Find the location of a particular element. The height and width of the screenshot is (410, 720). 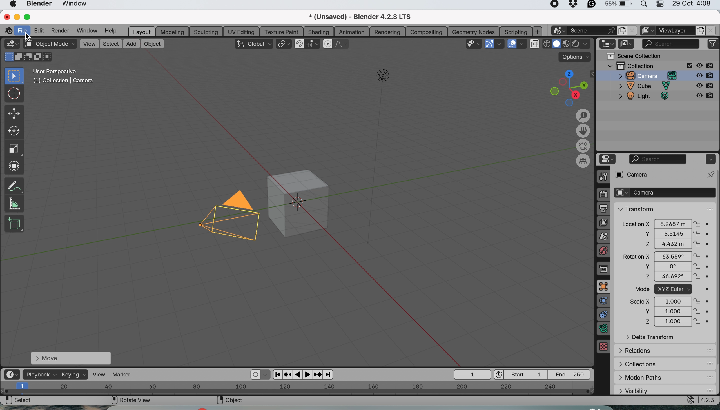

display mode is located at coordinates (627, 44).